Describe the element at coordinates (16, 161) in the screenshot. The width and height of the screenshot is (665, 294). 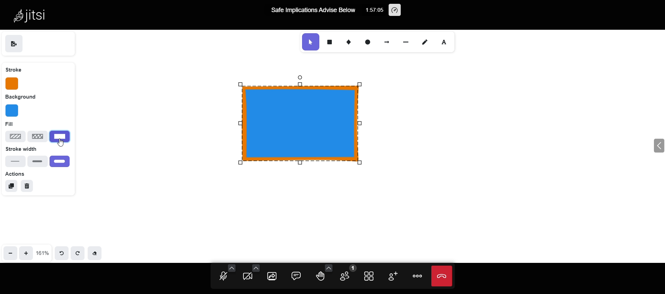
I see `thin` at that location.